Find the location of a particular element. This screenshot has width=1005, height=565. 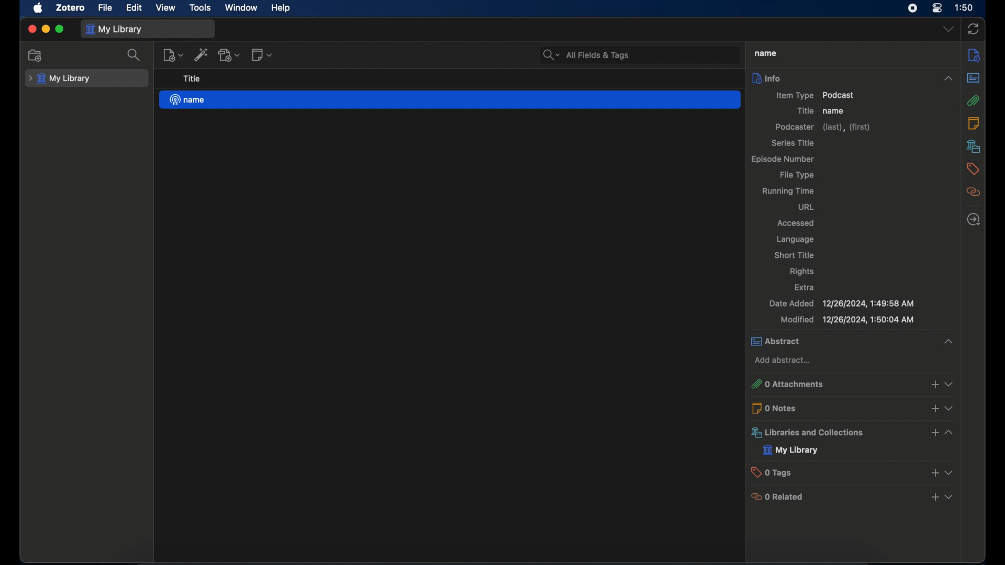

notes is located at coordinates (976, 123).